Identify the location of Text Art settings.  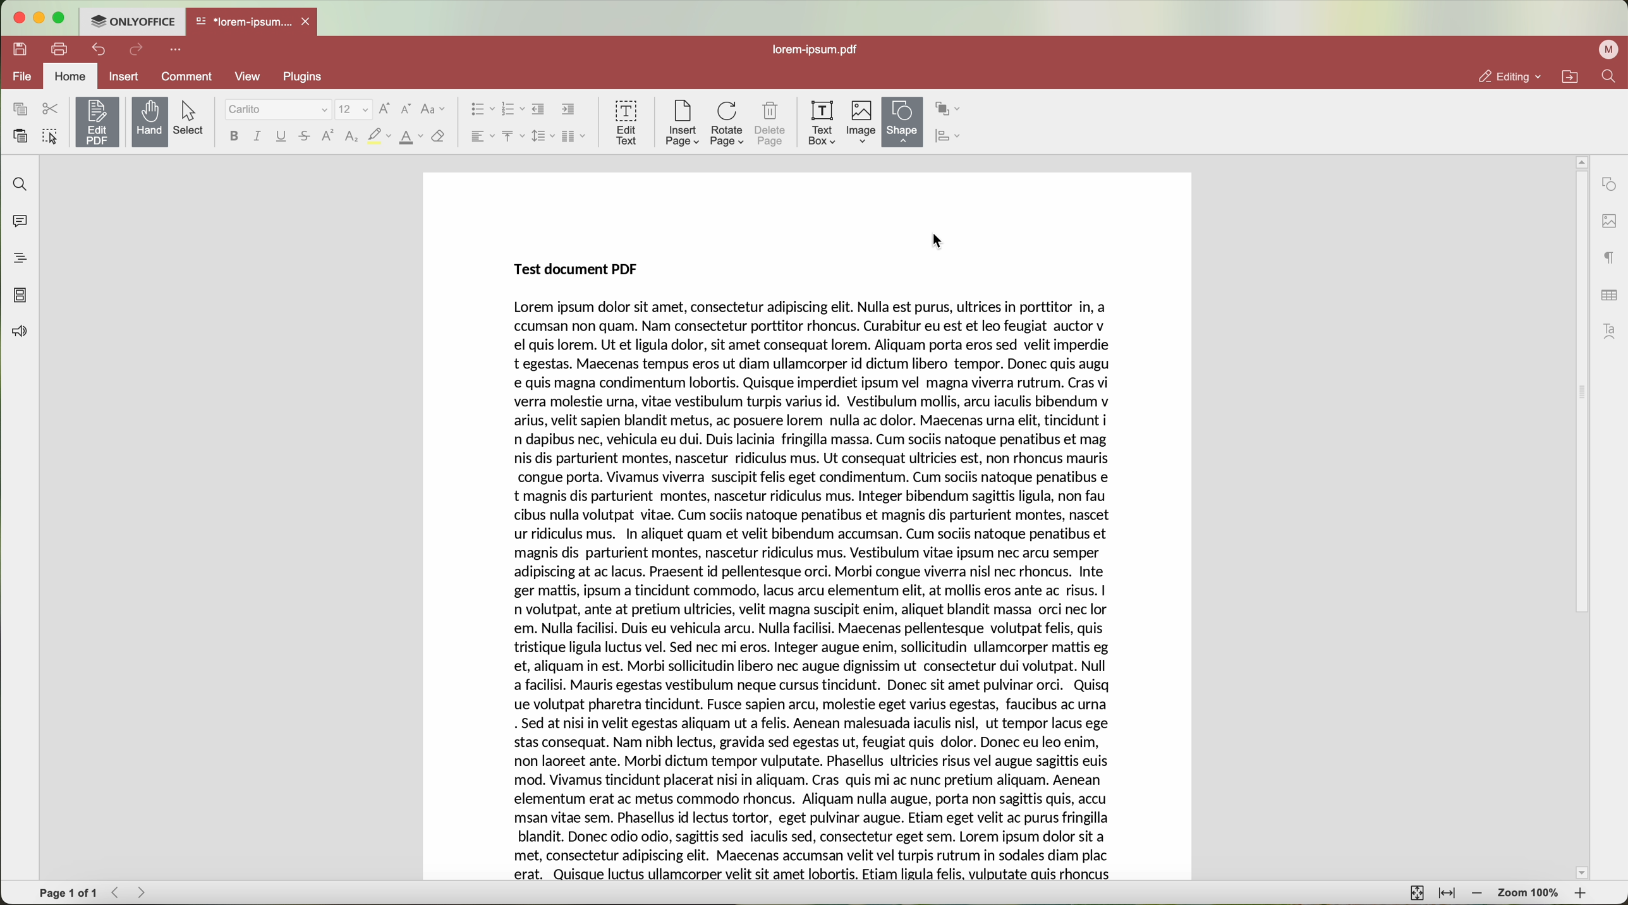
(1611, 329).